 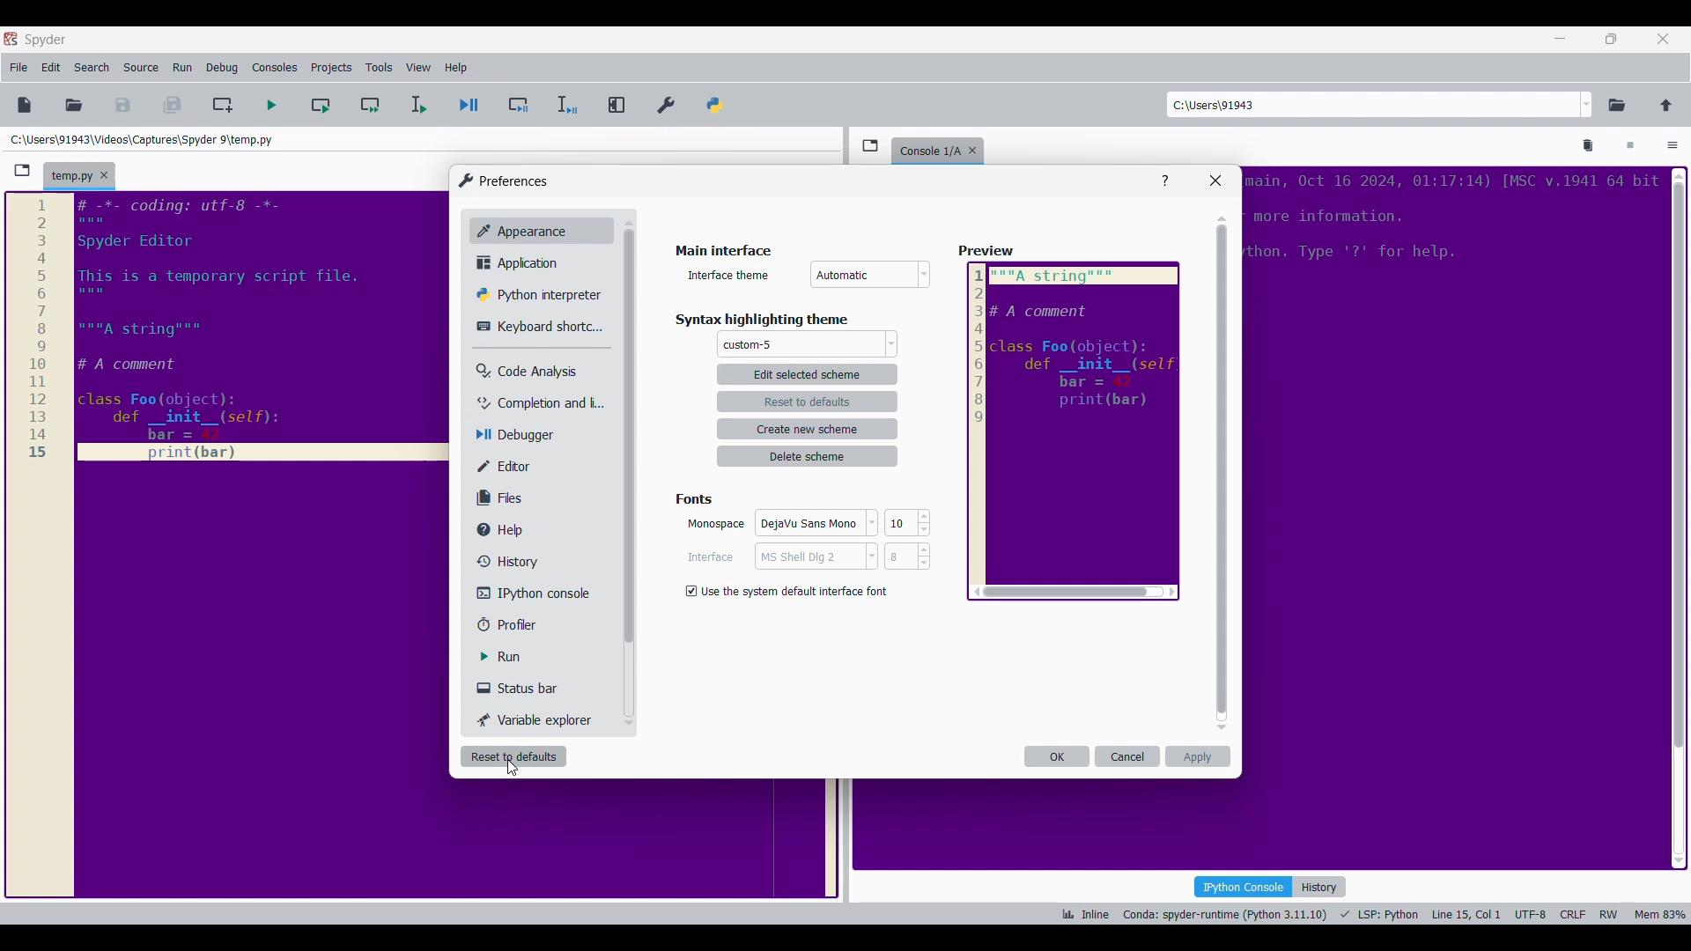 I want to click on Maximize current pane, so click(x=617, y=105).